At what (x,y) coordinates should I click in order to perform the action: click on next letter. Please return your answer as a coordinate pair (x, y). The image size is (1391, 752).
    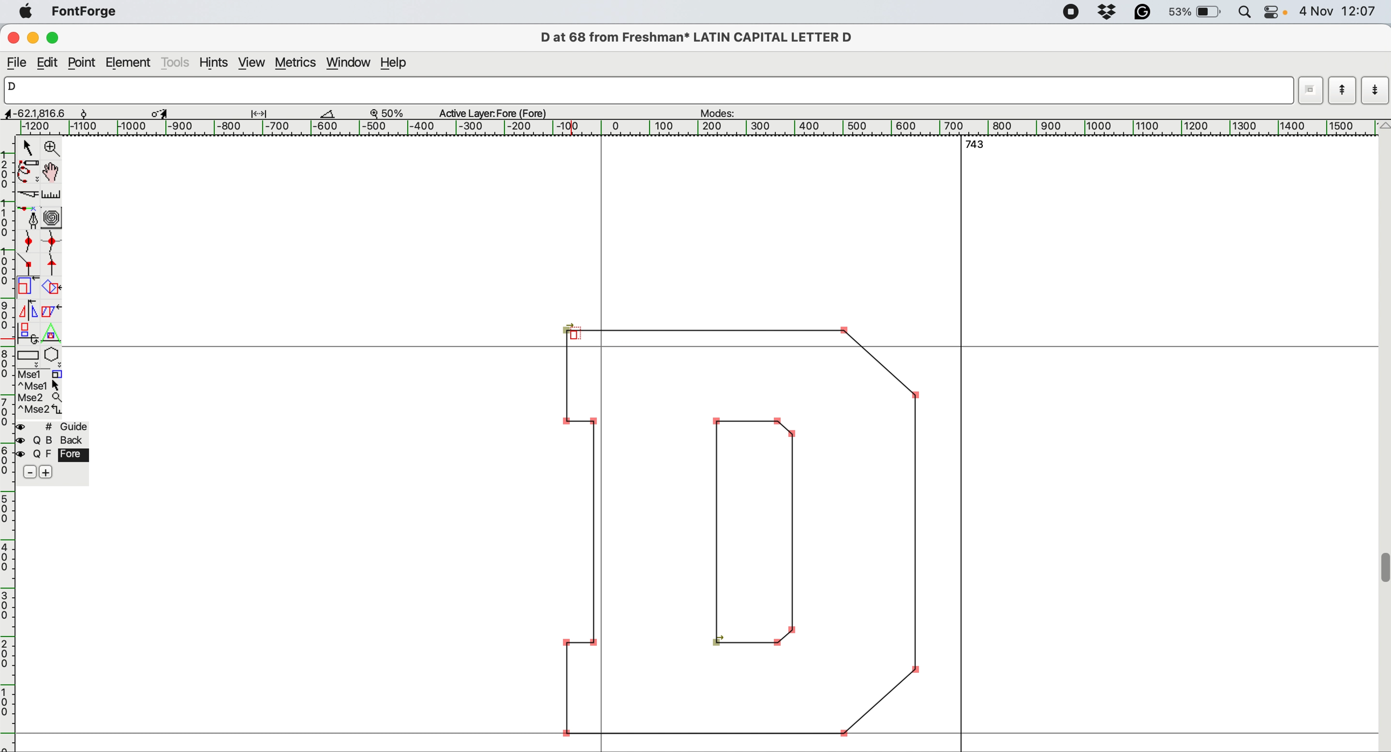
    Looking at the image, I should click on (1376, 92).